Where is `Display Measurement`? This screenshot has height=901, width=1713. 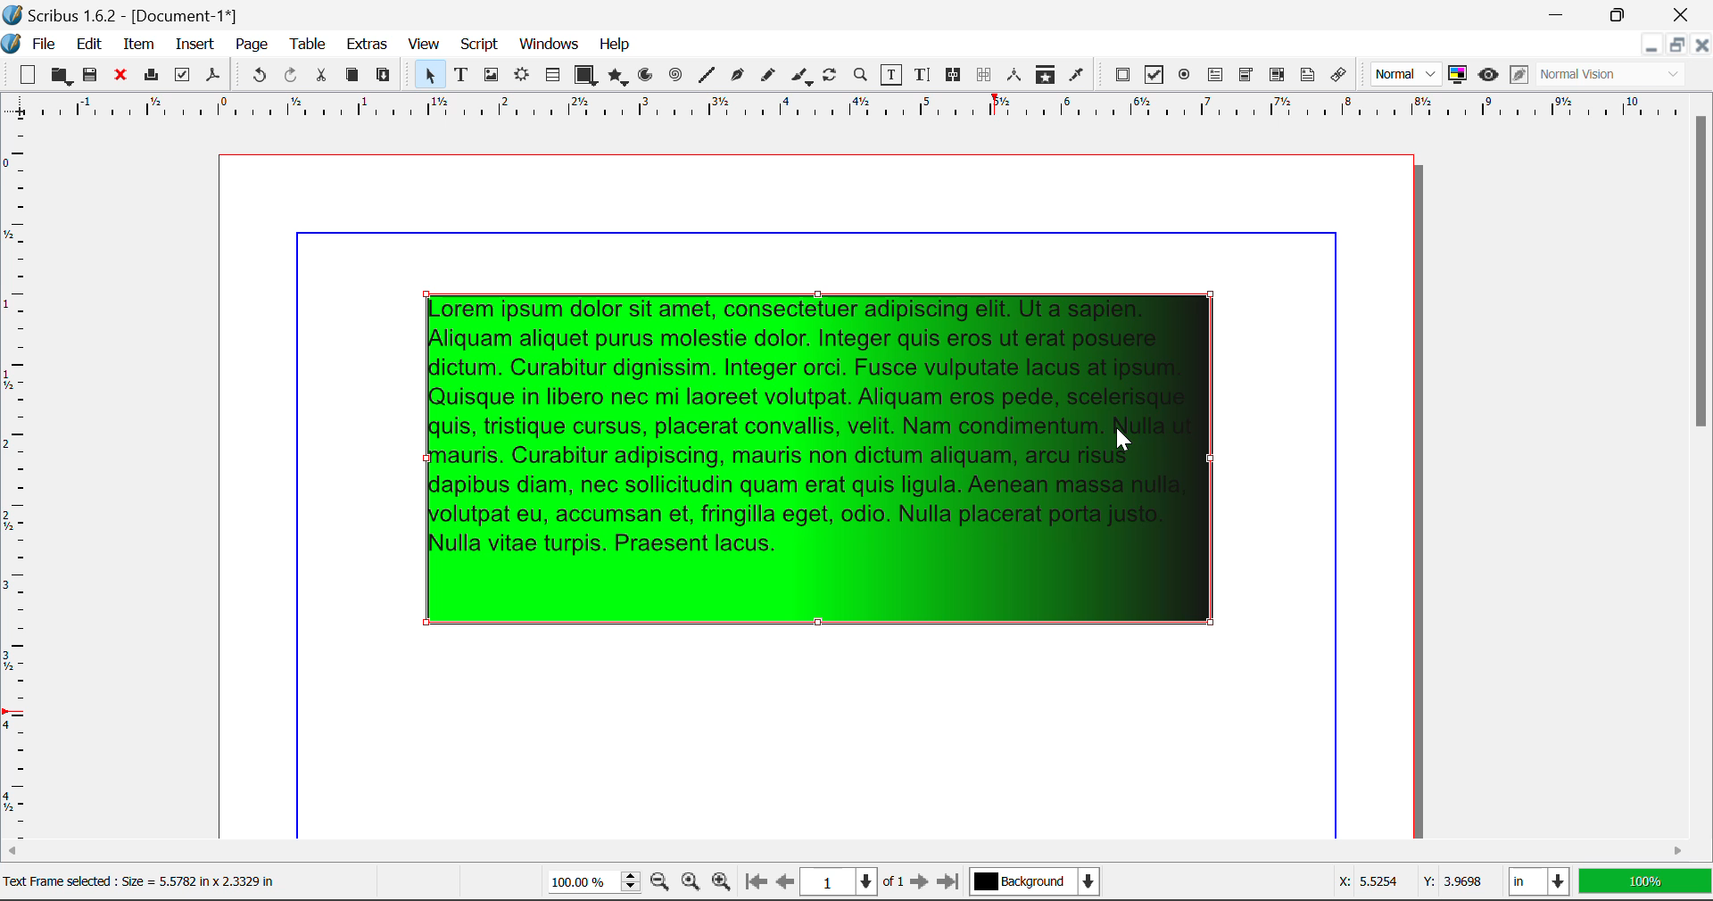 Display Measurement is located at coordinates (1645, 884).